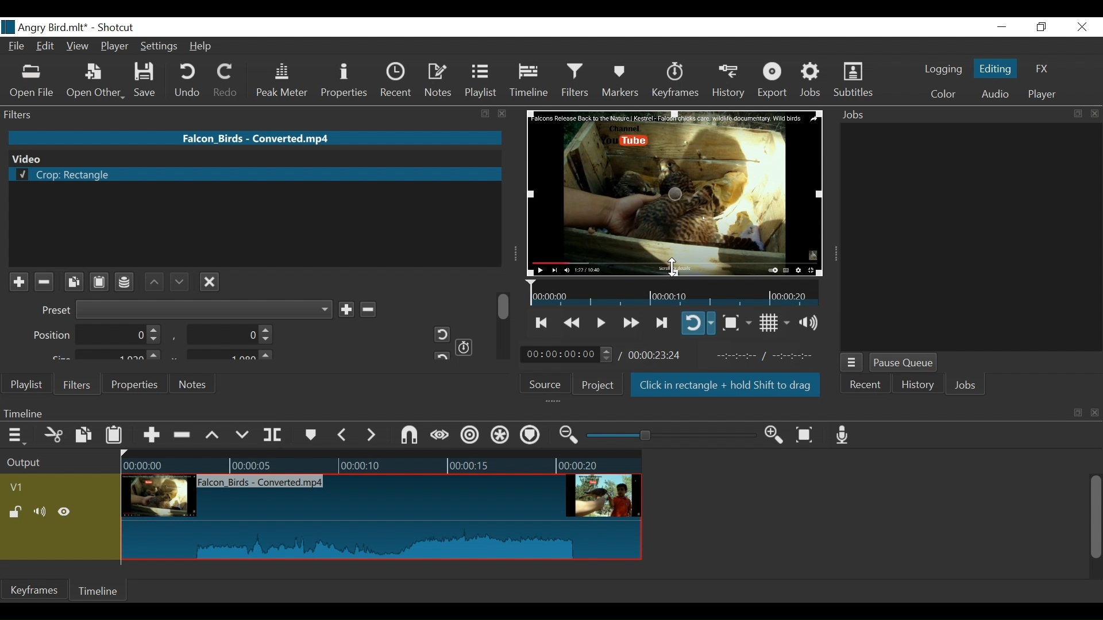  Describe the element at coordinates (210, 280) in the screenshot. I see `Close` at that location.